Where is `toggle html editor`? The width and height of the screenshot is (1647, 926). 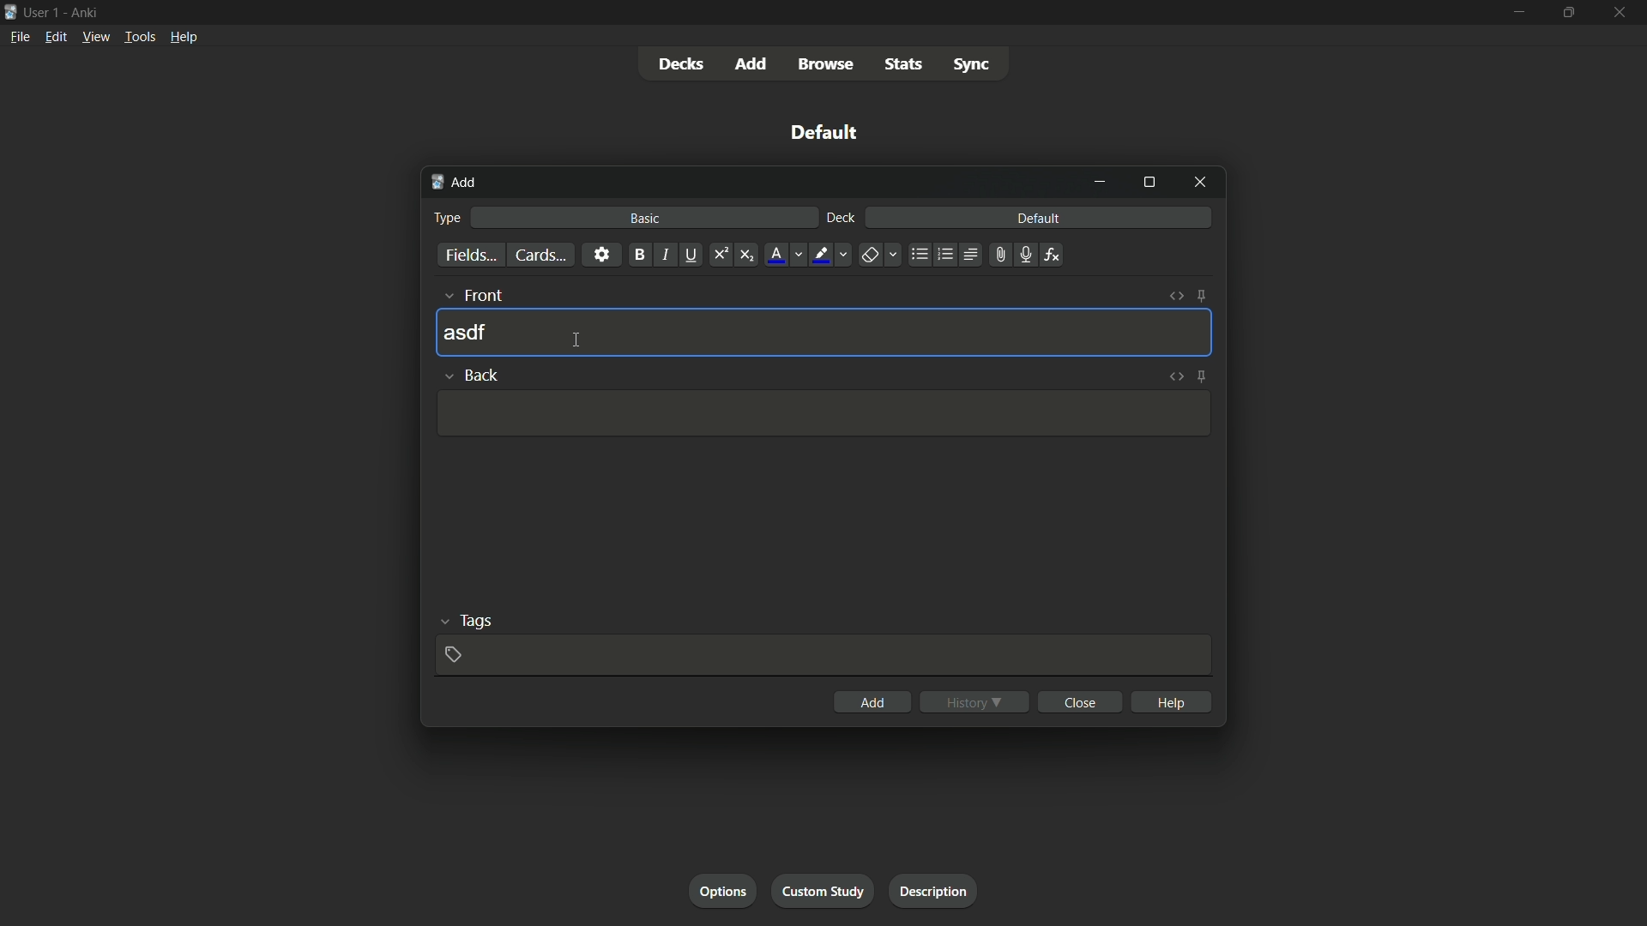
toggle html editor is located at coordinates (1177, 296).